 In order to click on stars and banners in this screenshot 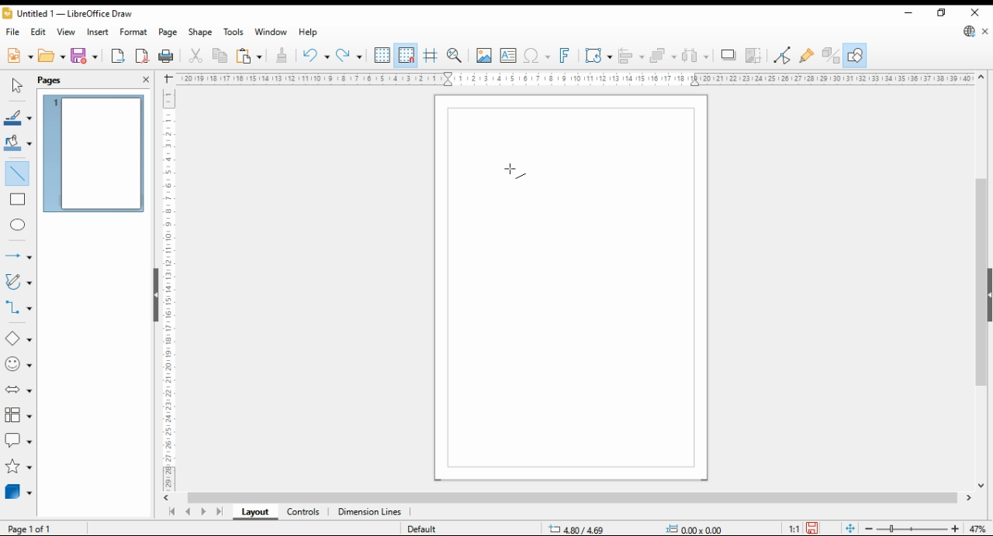, I will do `click(17, 467)`.